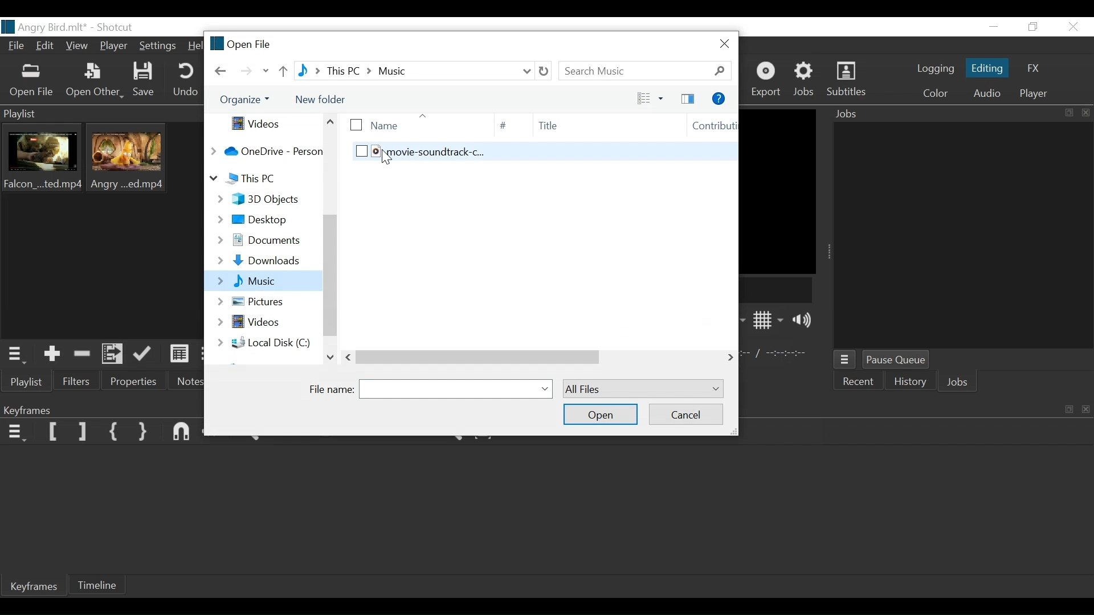 This screenshot has height=615, width=1094. I want to click on File Name, so click(333, 388).